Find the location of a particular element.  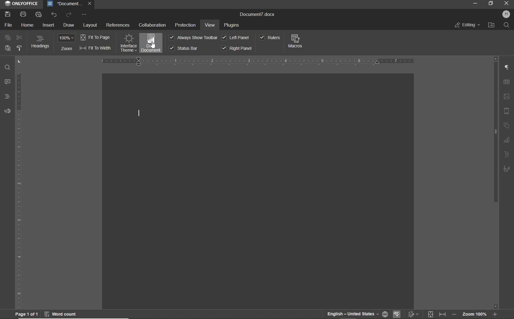

RIGHT PANE is located at coordinates (236, 48).